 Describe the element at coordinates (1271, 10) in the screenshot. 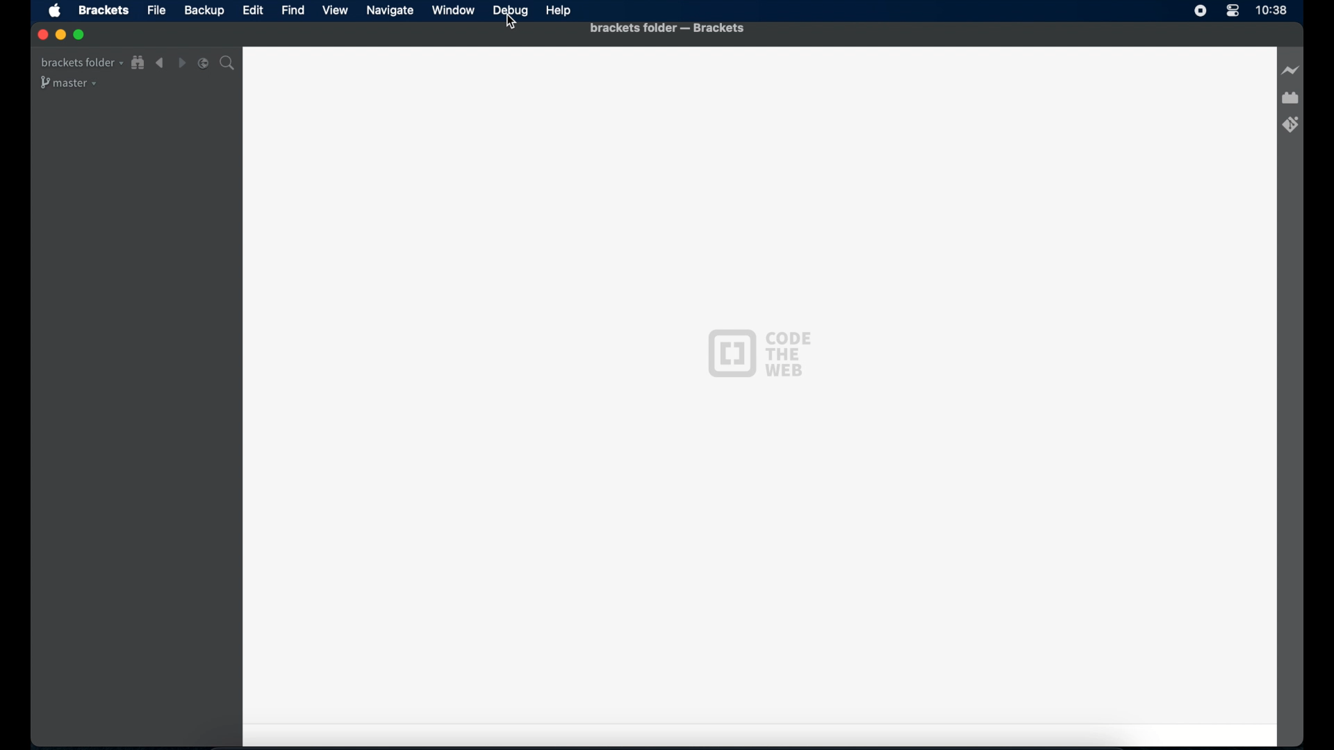

I see `time` at that location.